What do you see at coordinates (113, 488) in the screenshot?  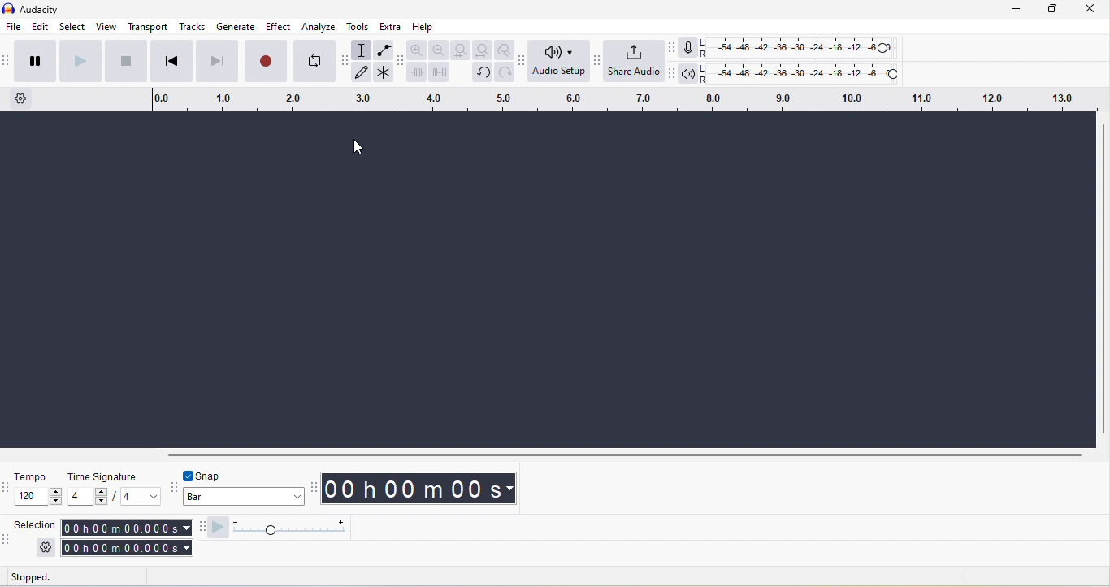 I see `time signature` at bounding box center [113, 488].